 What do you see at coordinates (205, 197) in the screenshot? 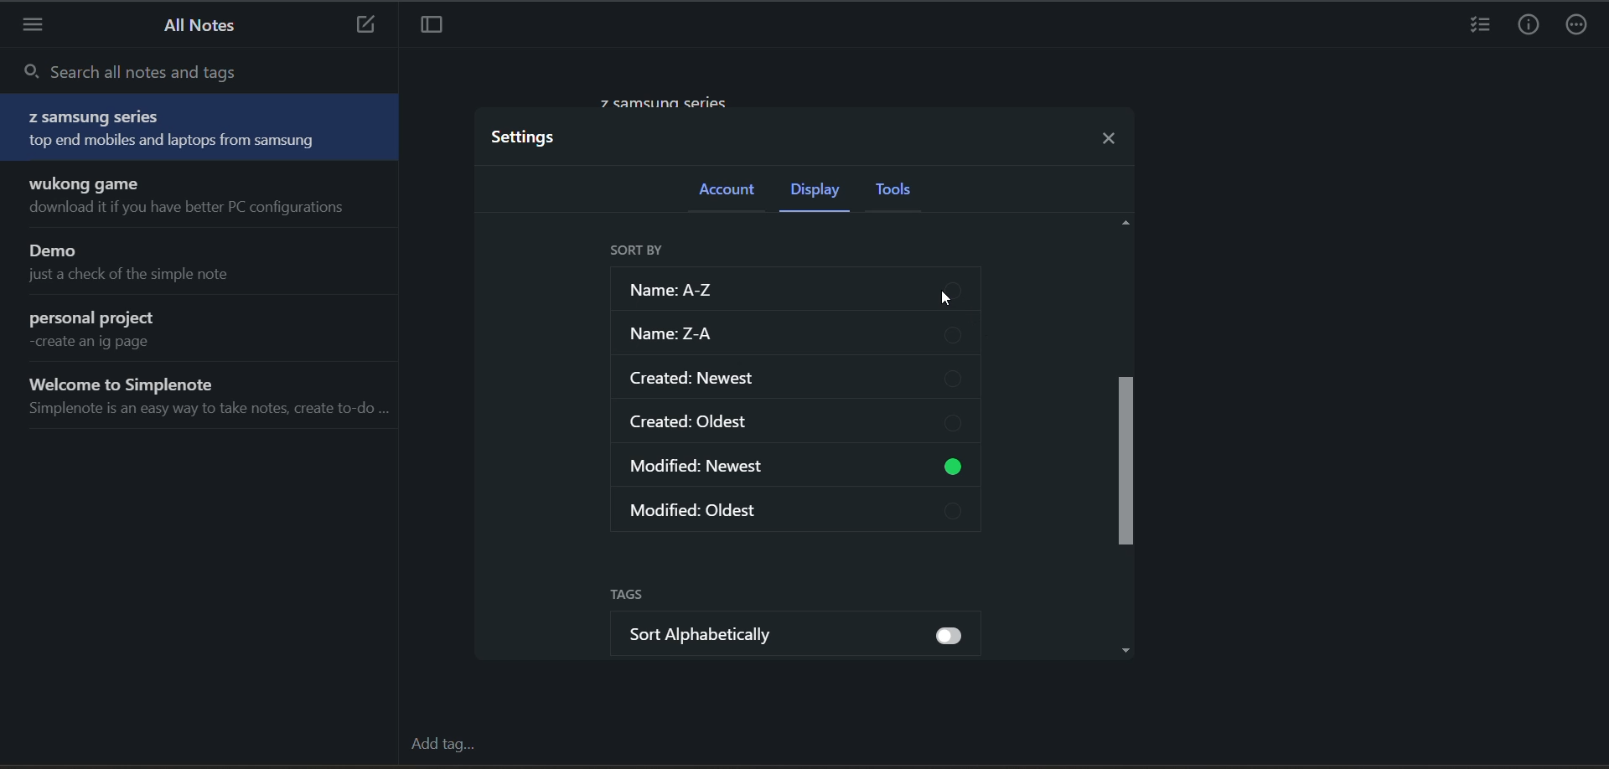
I see `wukong game
download it if you have better PC configurations` at bounding box center [205, 197].